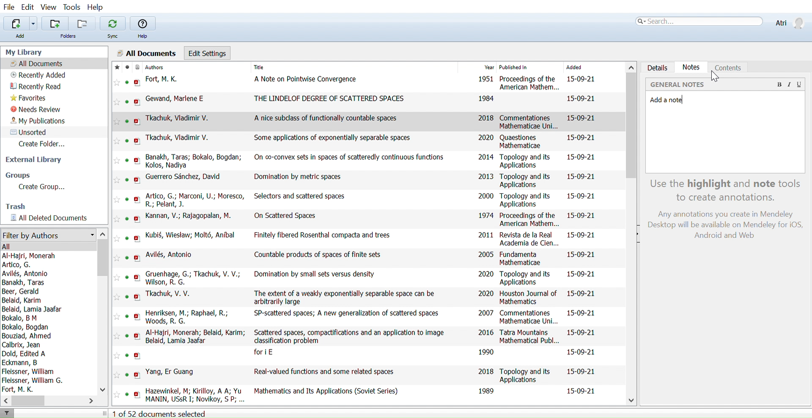  I want to click on Topology and its Applications, so click(526, 161).